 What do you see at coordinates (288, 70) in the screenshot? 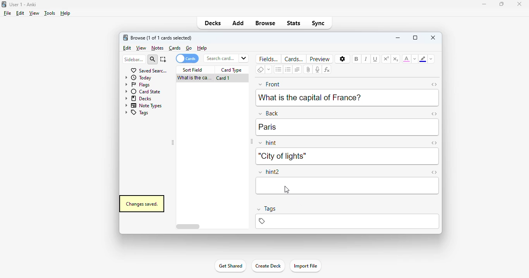
I see `ordered list` at bounding box center [288, 70].